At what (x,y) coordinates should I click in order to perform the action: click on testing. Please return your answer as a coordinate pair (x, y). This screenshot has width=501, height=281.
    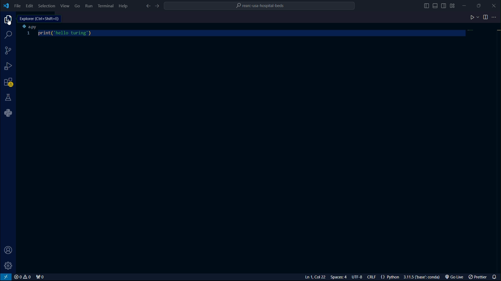
    Looking at the image, I should click on (9, 98).